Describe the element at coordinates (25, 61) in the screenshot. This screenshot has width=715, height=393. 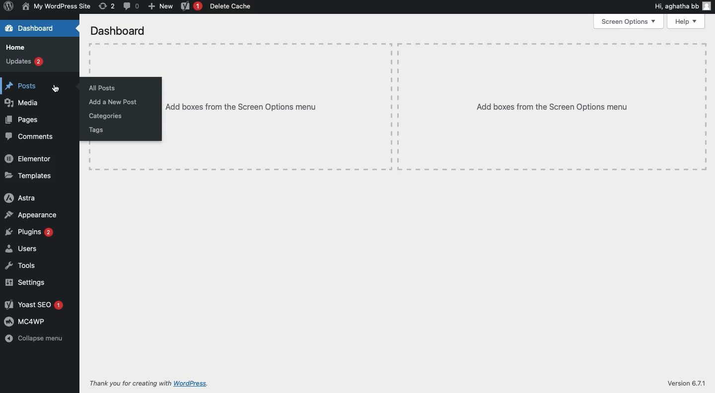
I see `Updates` at that location.